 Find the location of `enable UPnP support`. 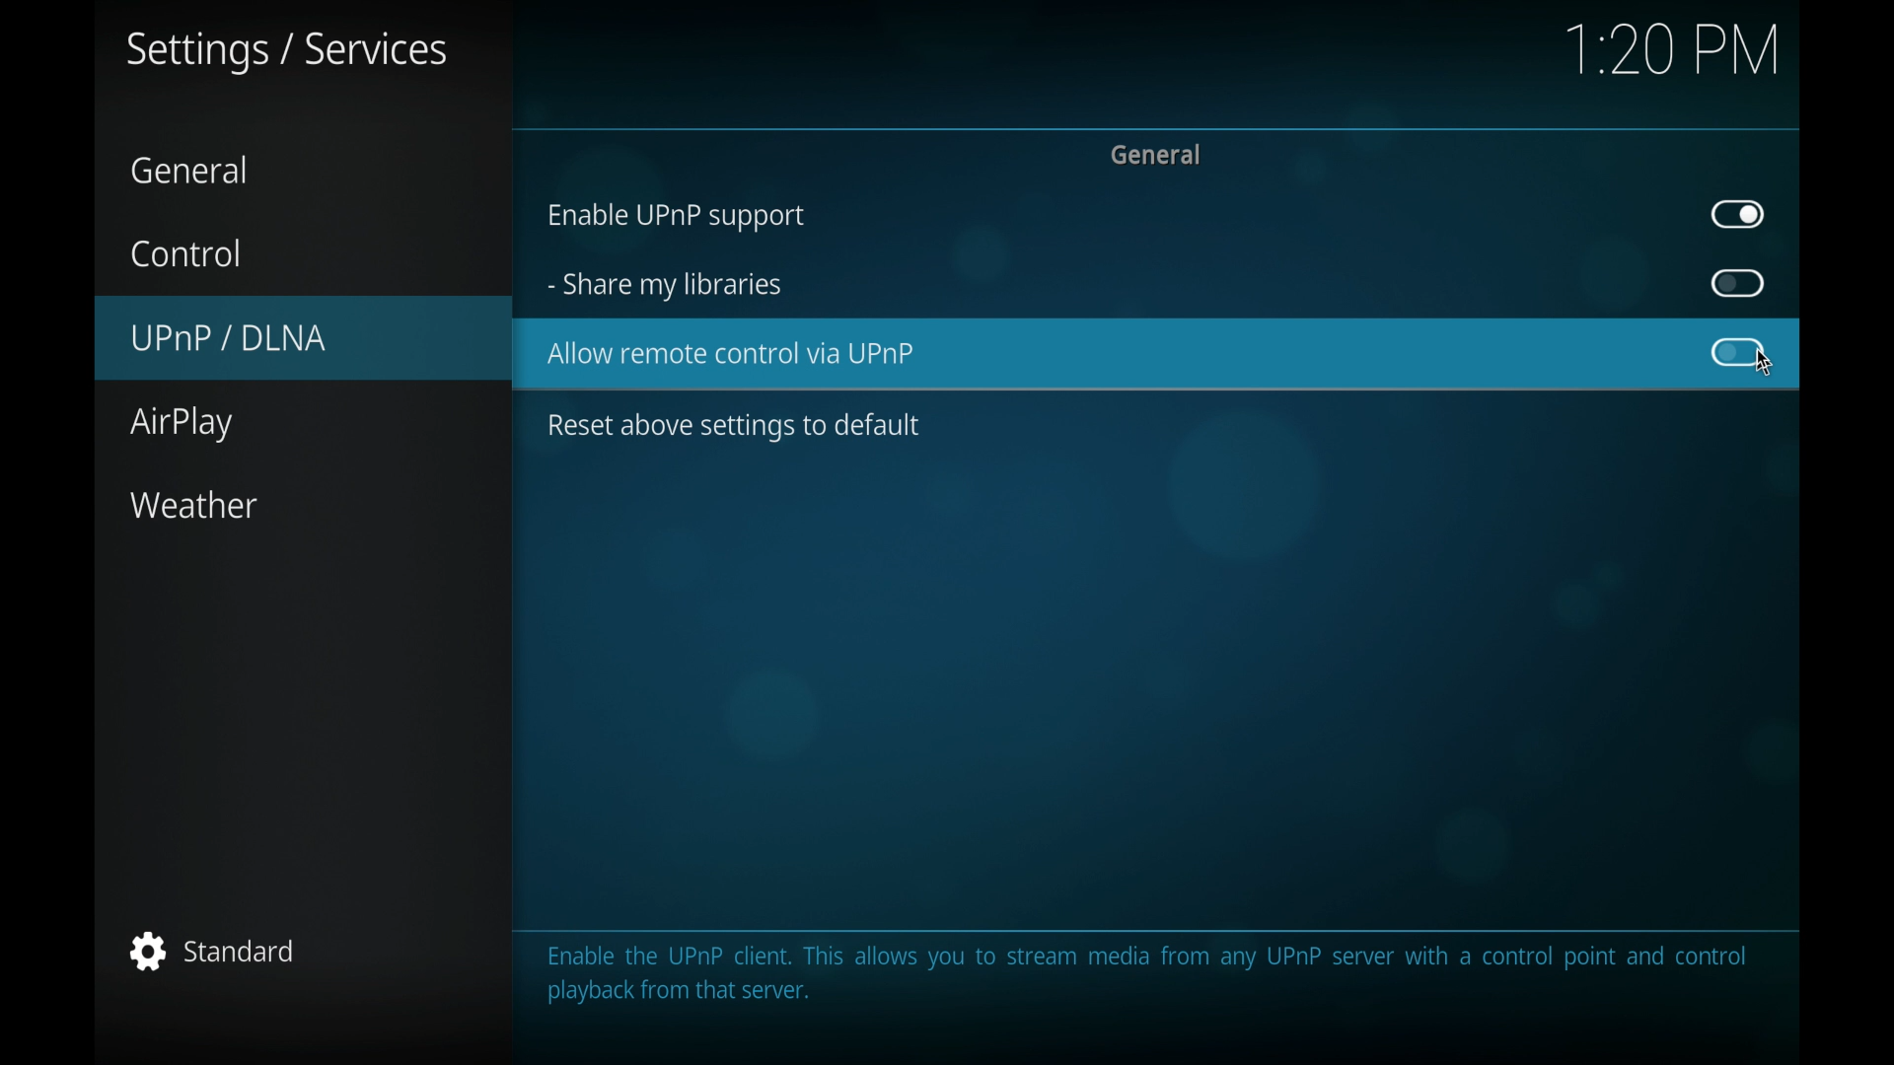

enable UPnP support is located at coordinates (676, 218).